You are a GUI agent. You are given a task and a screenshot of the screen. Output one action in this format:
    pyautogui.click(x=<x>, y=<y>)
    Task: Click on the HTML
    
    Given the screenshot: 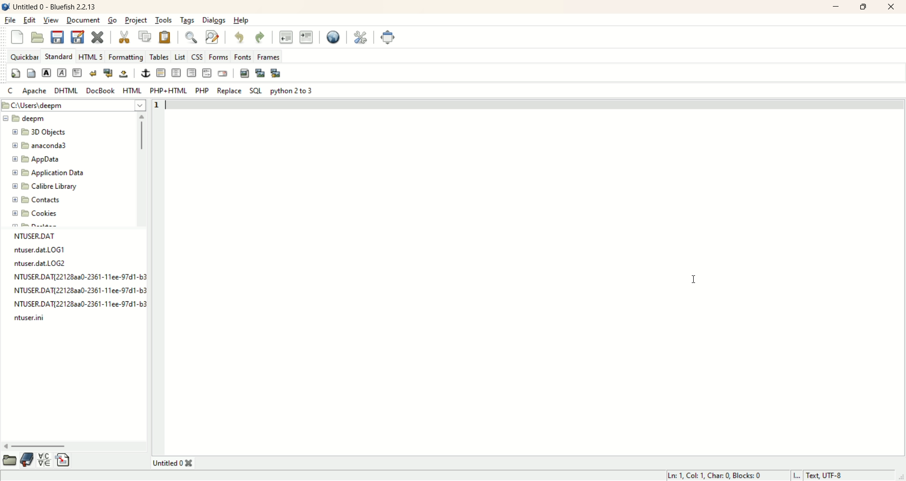 What is the action you would take?
    pyautogui.click(x=131, y=90)
    